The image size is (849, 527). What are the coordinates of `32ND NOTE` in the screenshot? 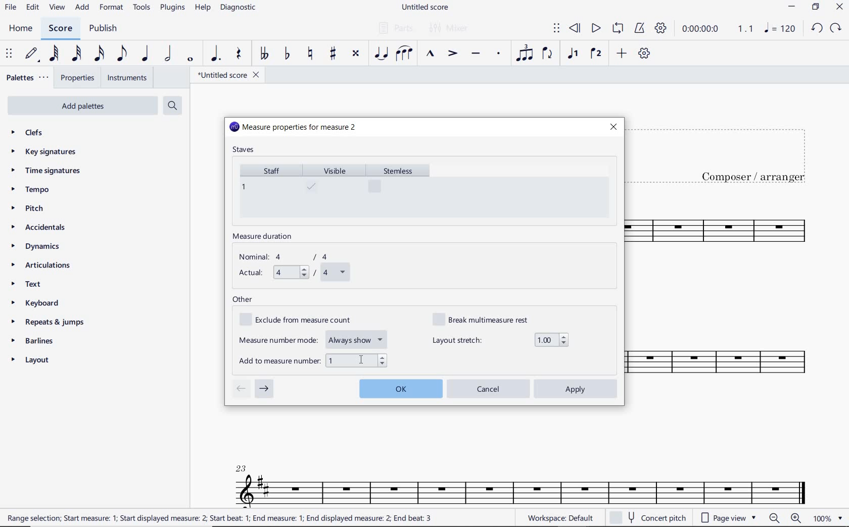 It's located at (77, 54).